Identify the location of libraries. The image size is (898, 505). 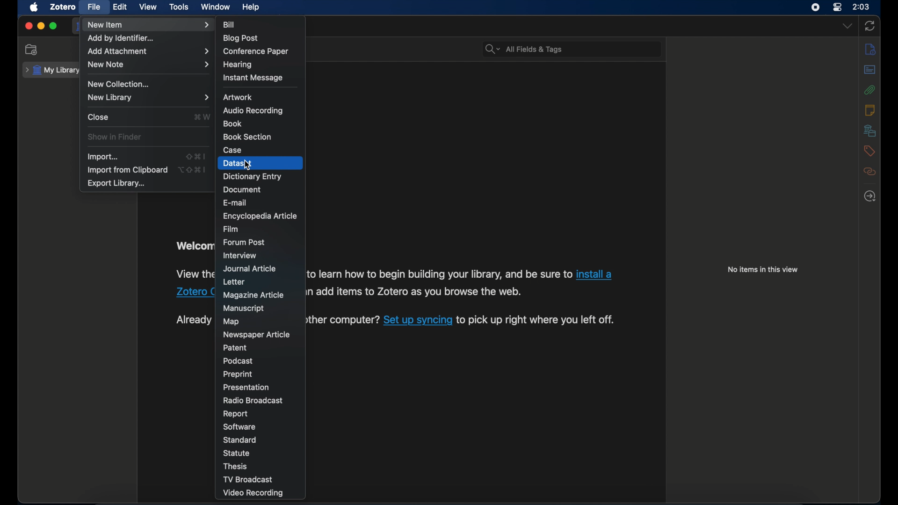
(869, 130).